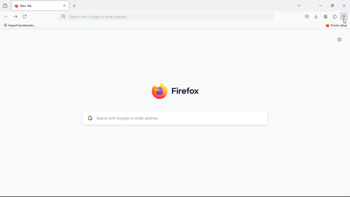 This screenshot has height=197, width=350. I want to click on Cursor, so click(345, 21).